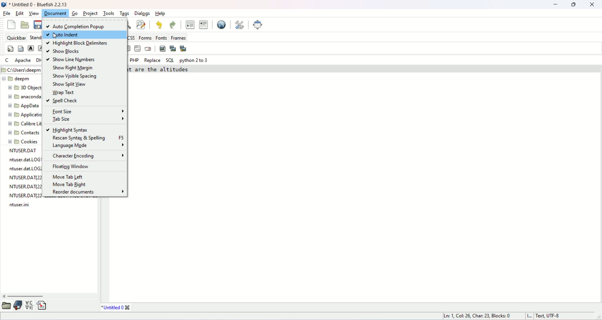  I want to click on calibre, so click(23, 125).